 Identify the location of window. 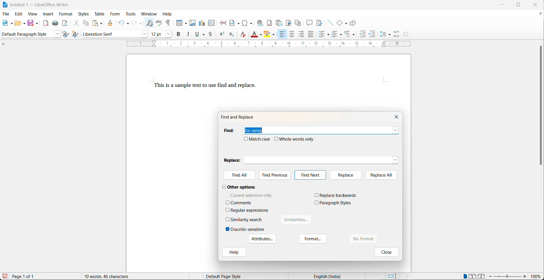
(150, 14).